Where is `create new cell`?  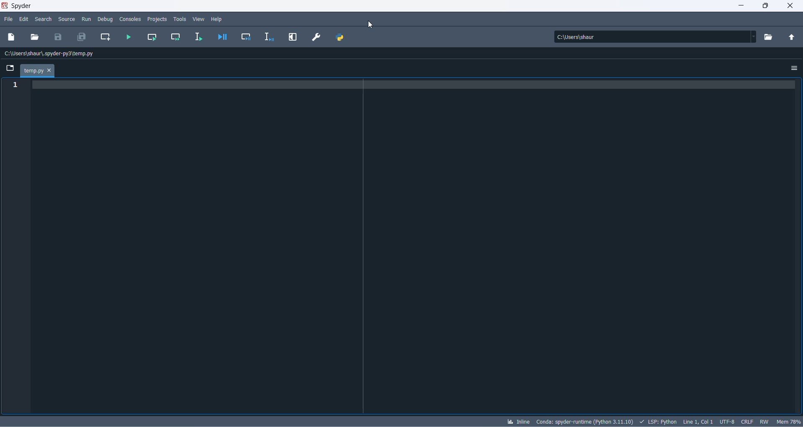 create new cell is located at coordinates (104, 37).